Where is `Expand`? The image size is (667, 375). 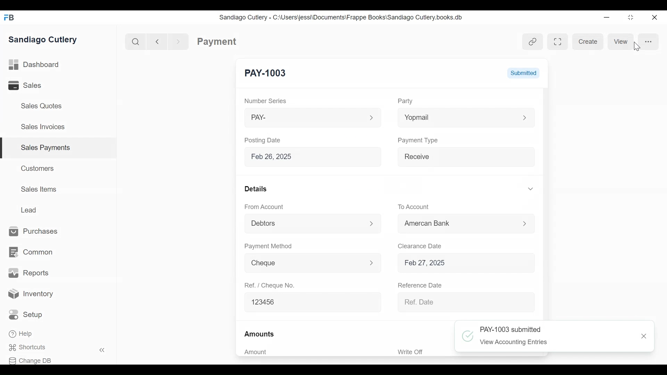 Expand is located at coordinates (524, 223).